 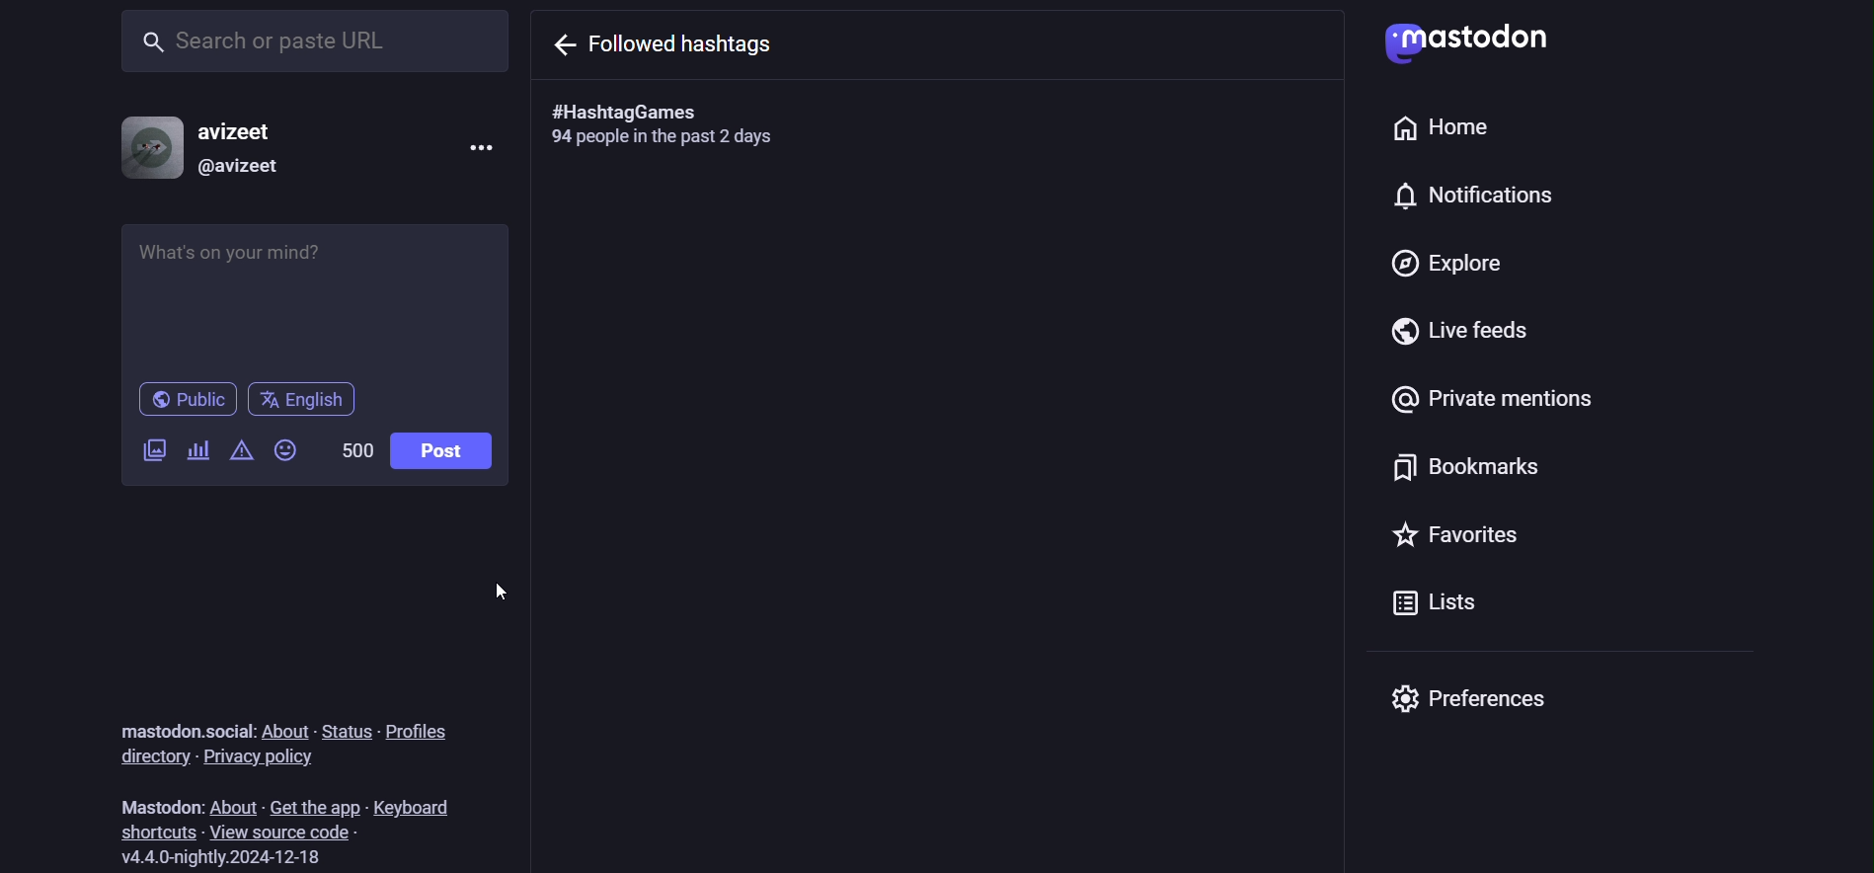 What do you see at coordinates (470, 146) in the screenshot?
I see `menu` at bounding box center [470, 146].